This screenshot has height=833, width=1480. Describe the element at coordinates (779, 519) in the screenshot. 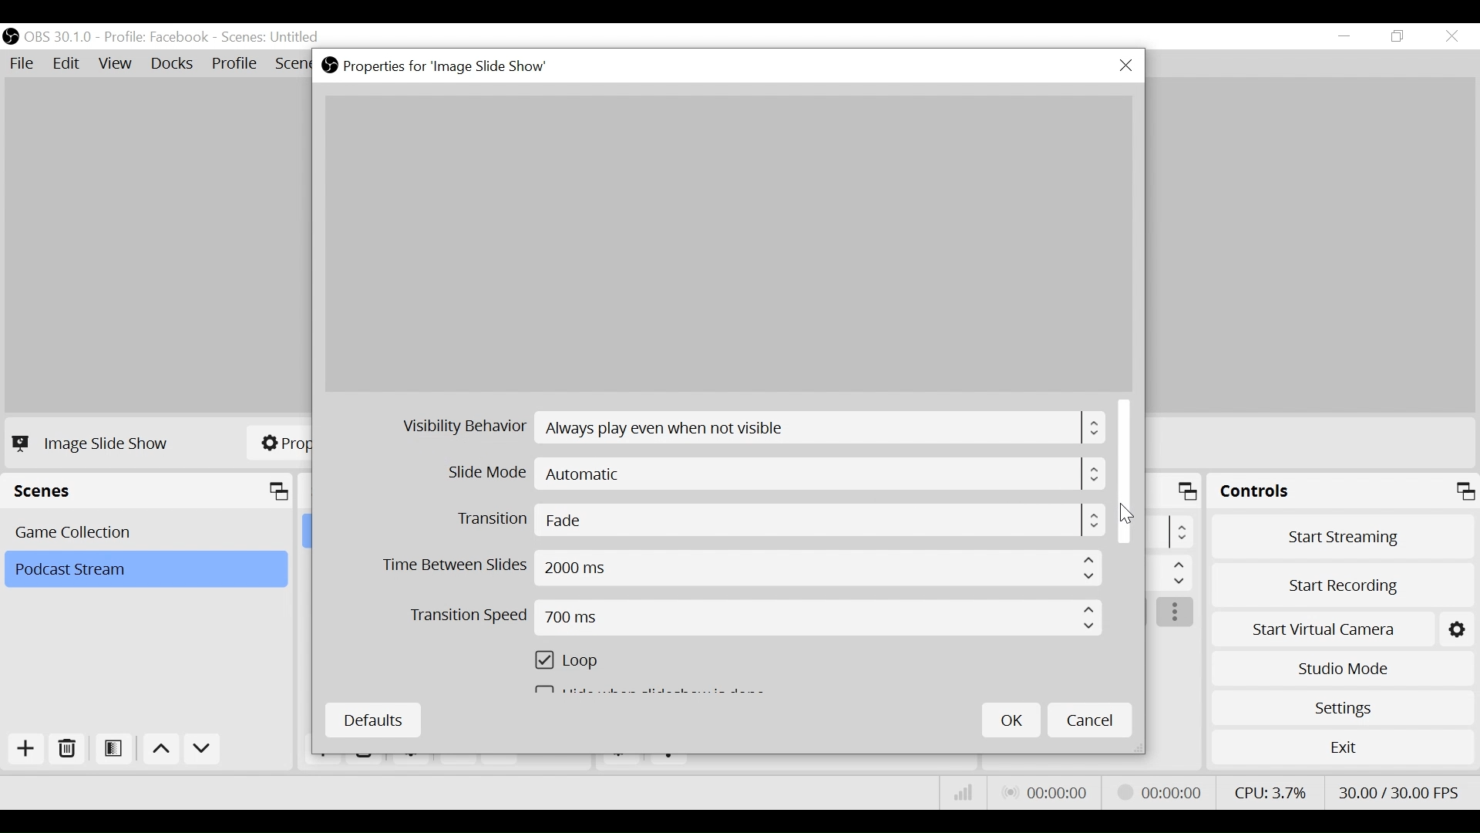

I see `Transition` at that location.